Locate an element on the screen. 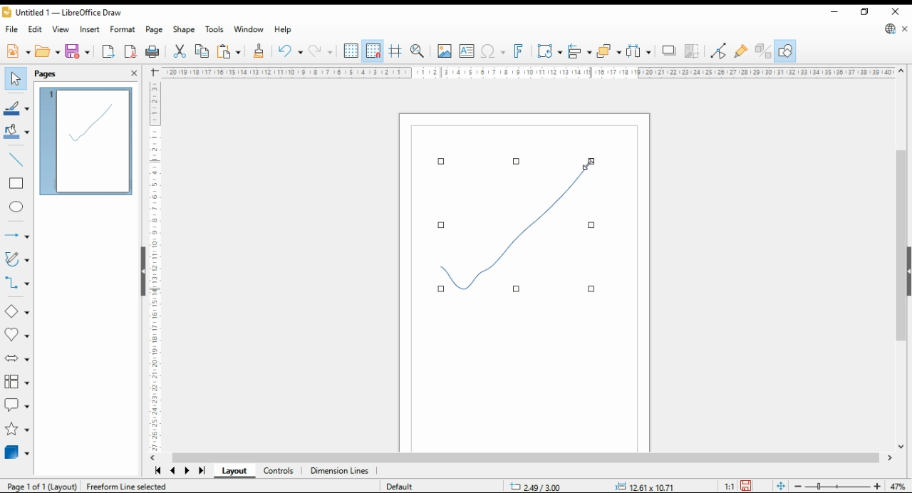  close pane is located at coordinates (135, 72).